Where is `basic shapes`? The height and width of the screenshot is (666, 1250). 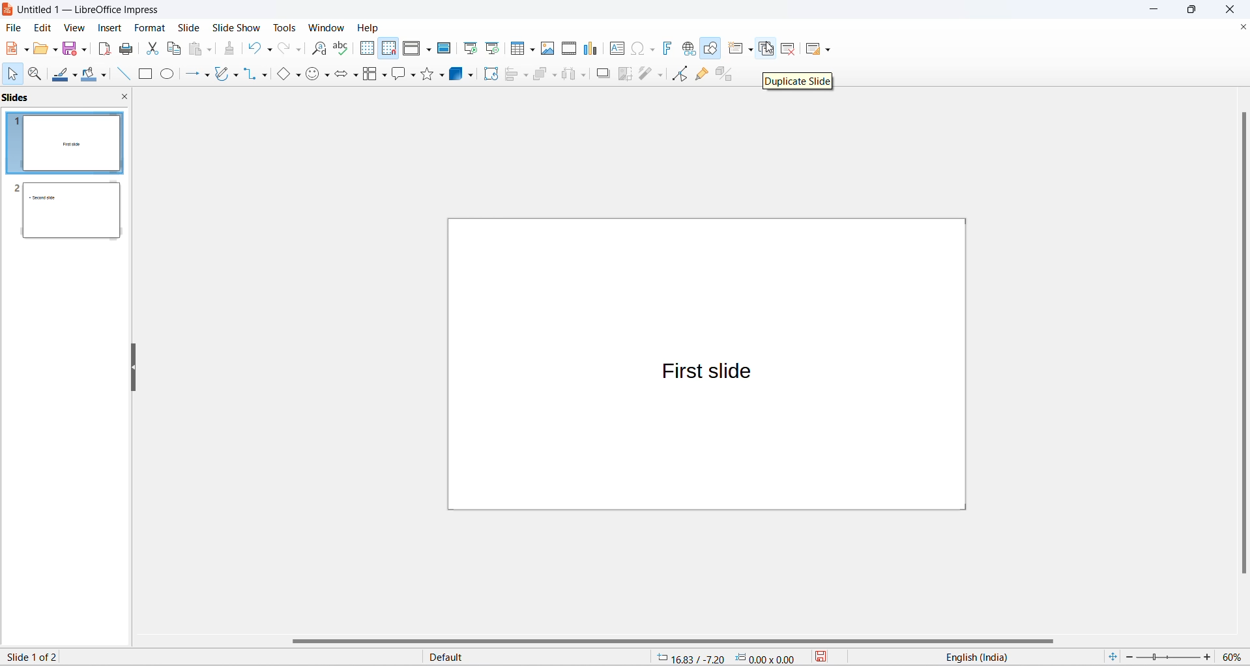 basic shapes is located at coordinates (282, 76).